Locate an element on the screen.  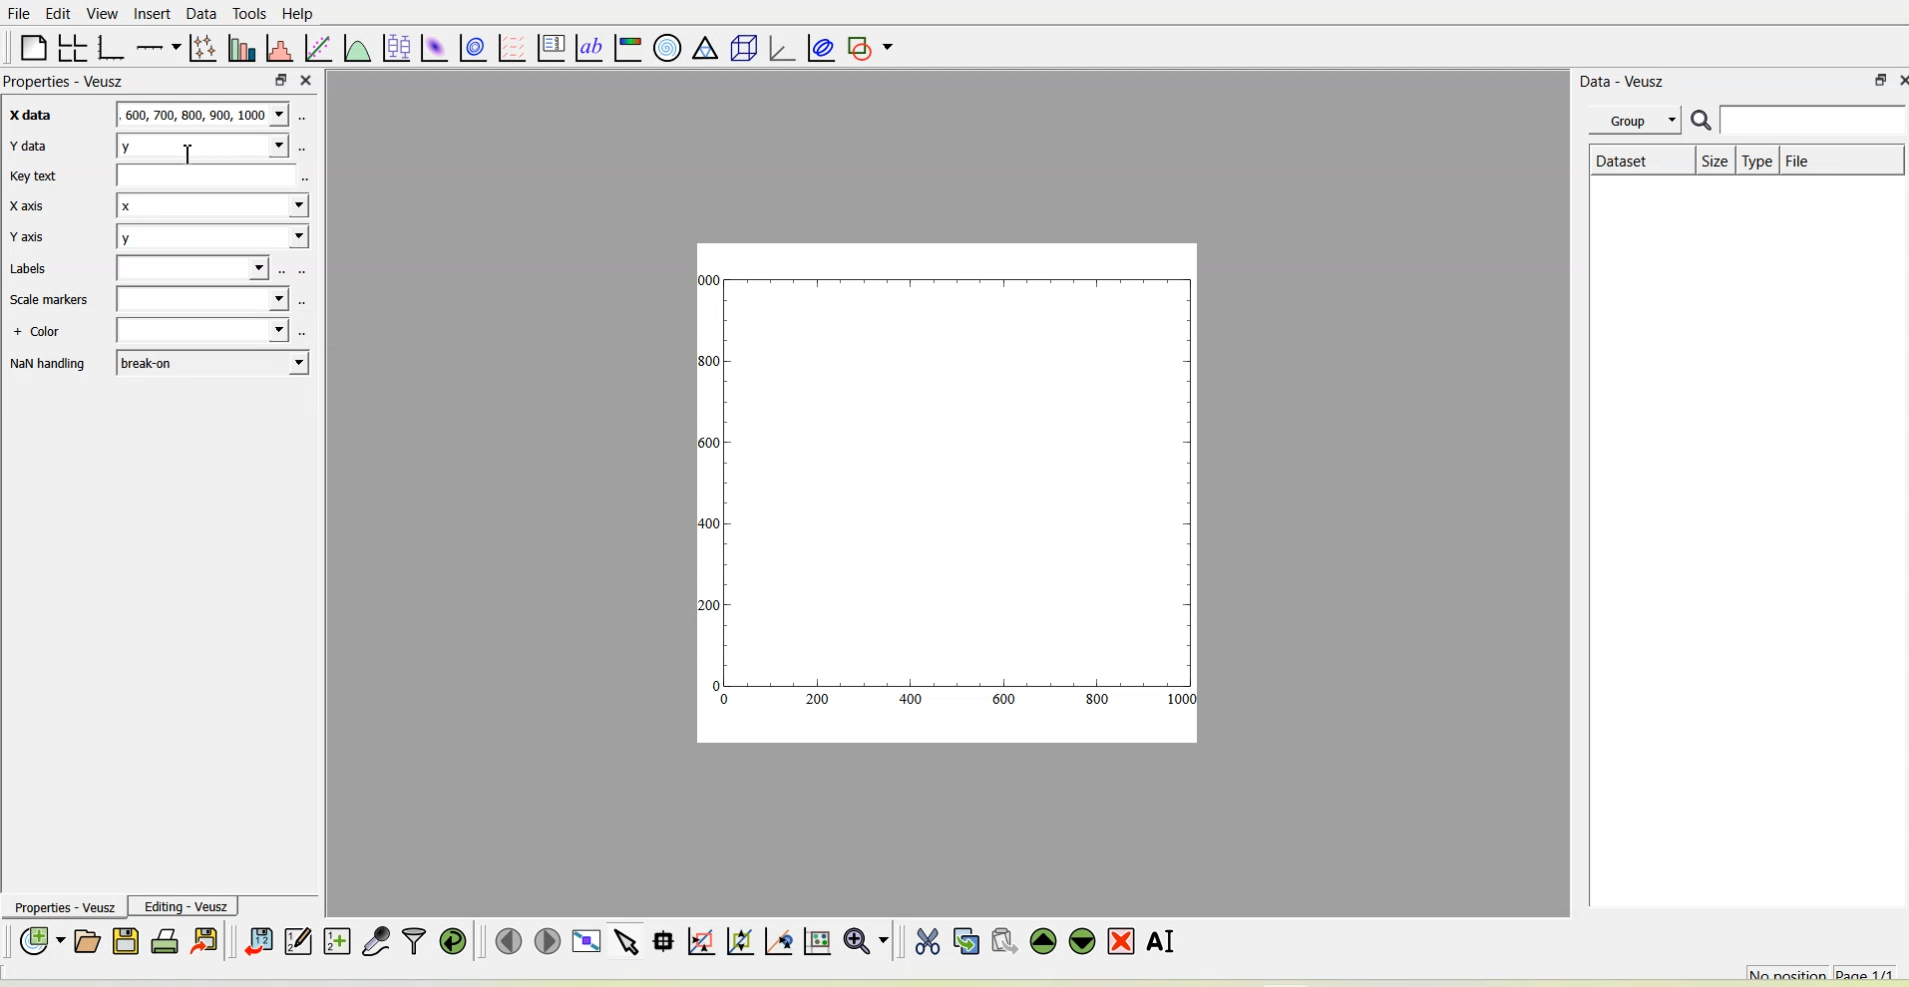
Plot a 2d dataset as an image is located at coordinates (434, 46).